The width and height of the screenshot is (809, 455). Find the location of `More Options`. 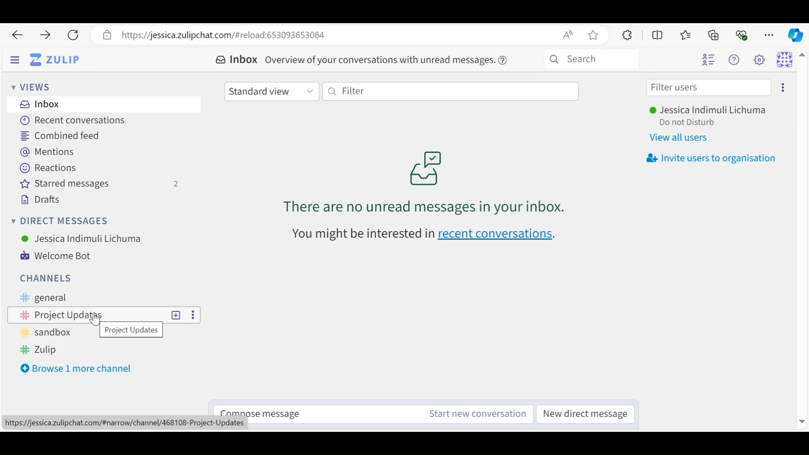

More Options is located at coordinates (193, 315).